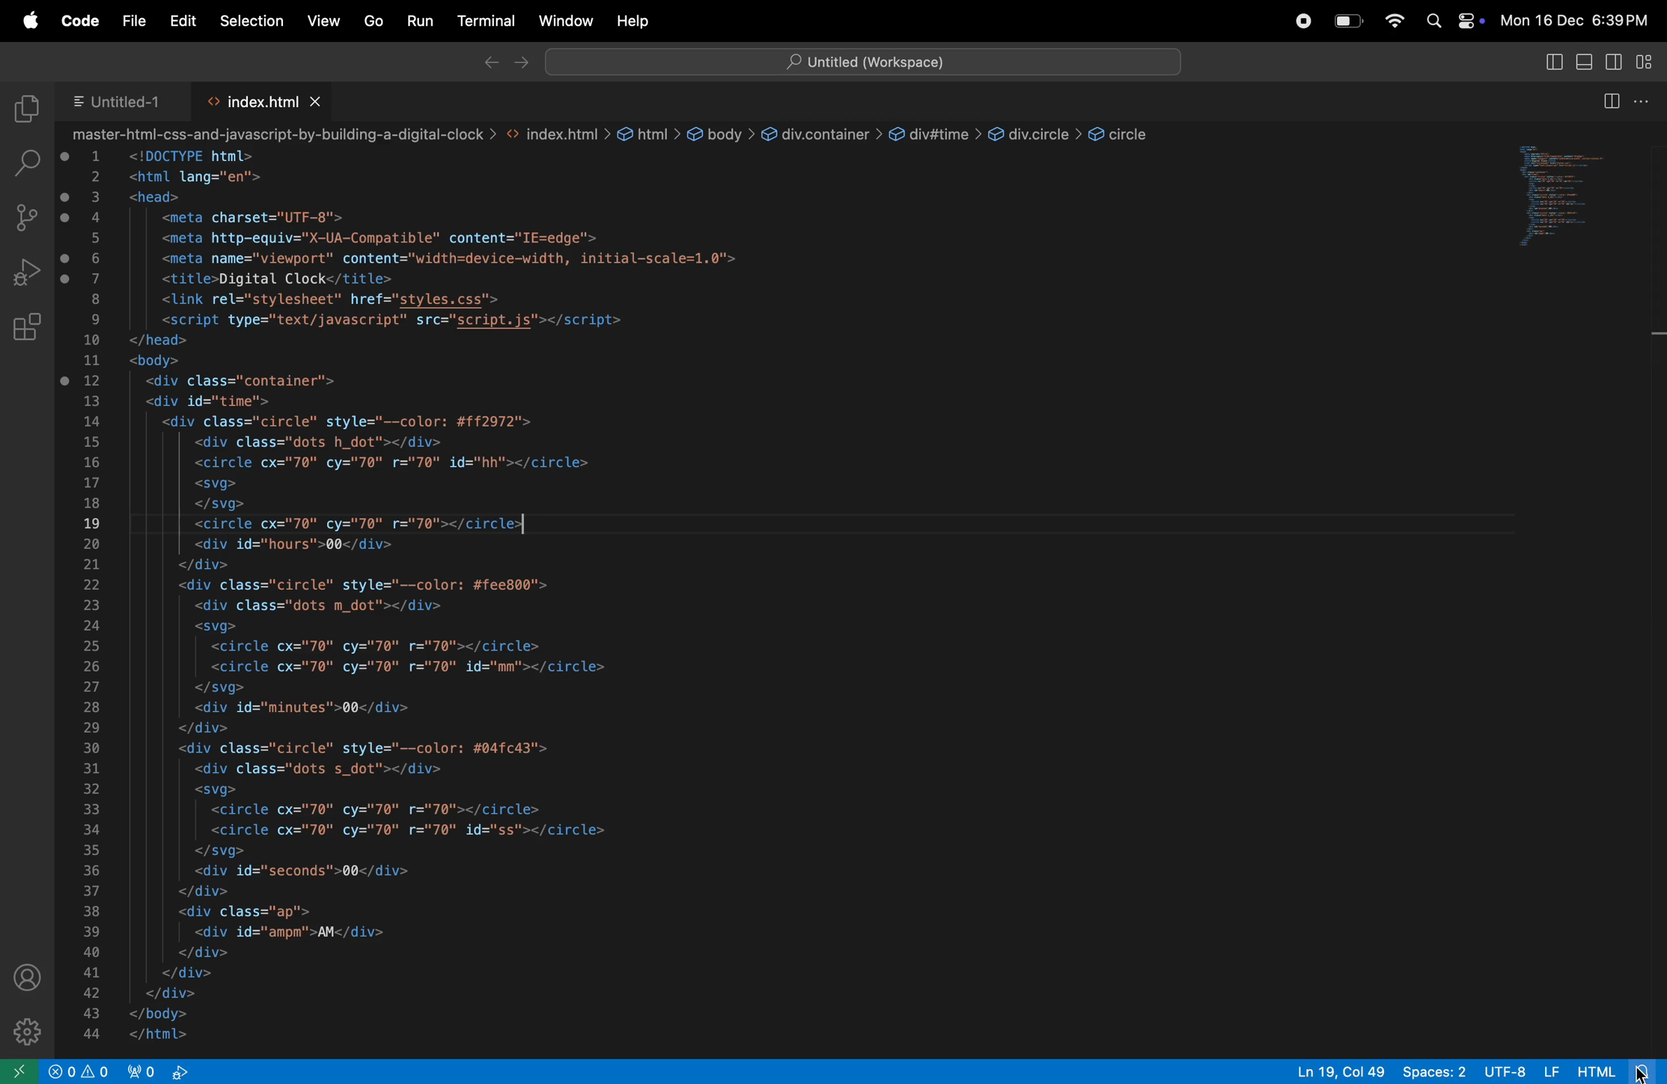 Image resolution: width=1667 pixels, height=1084 pixels. Describe the element at coordinates (1517, 1071) in the screenshot. I see `utf 8` at that location.